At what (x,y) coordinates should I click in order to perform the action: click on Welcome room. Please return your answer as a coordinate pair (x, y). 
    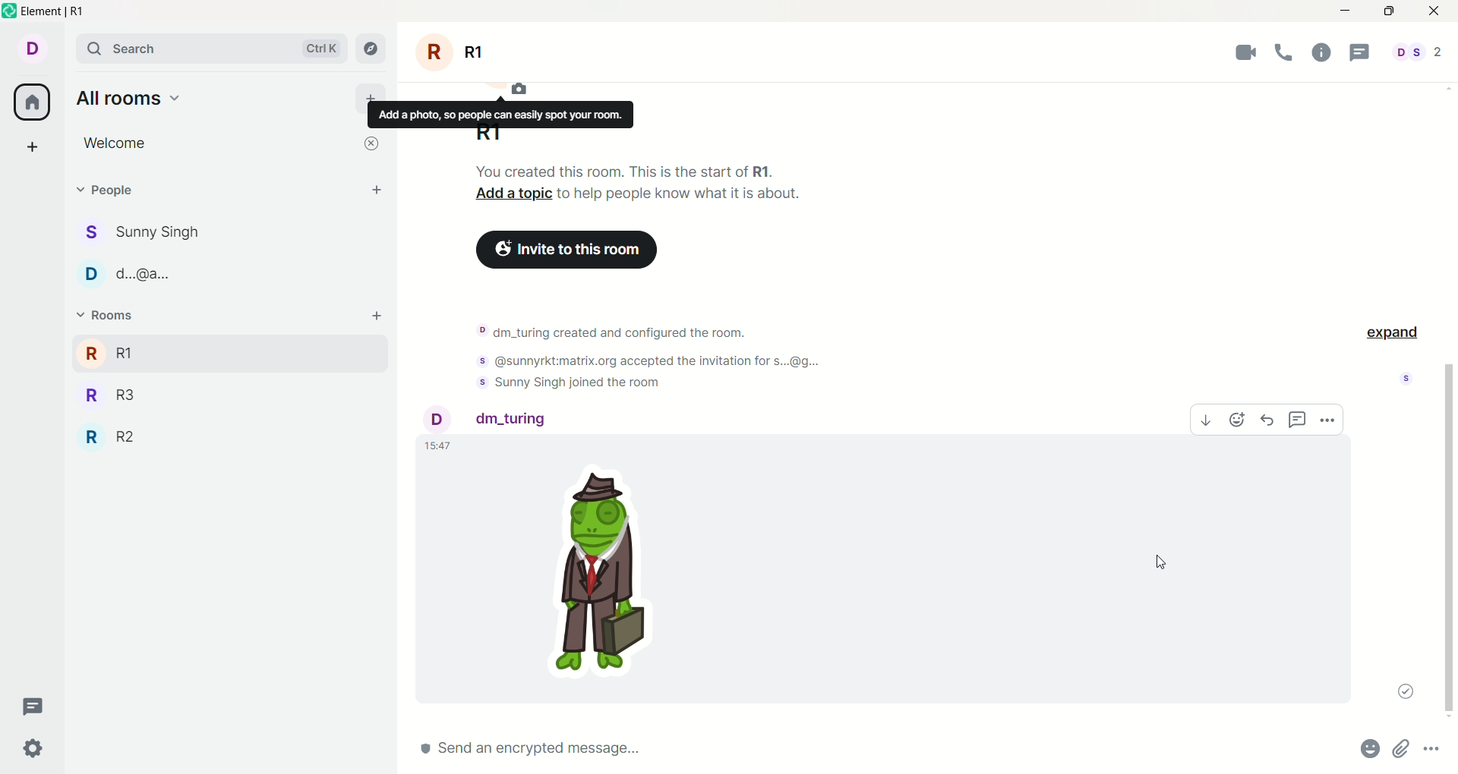
    Looking at the image, I should click on (216, 143).